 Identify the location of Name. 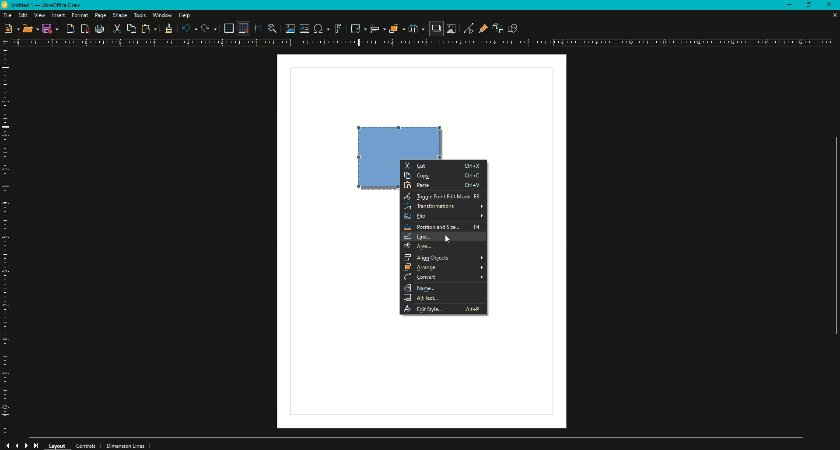
(444, 288).